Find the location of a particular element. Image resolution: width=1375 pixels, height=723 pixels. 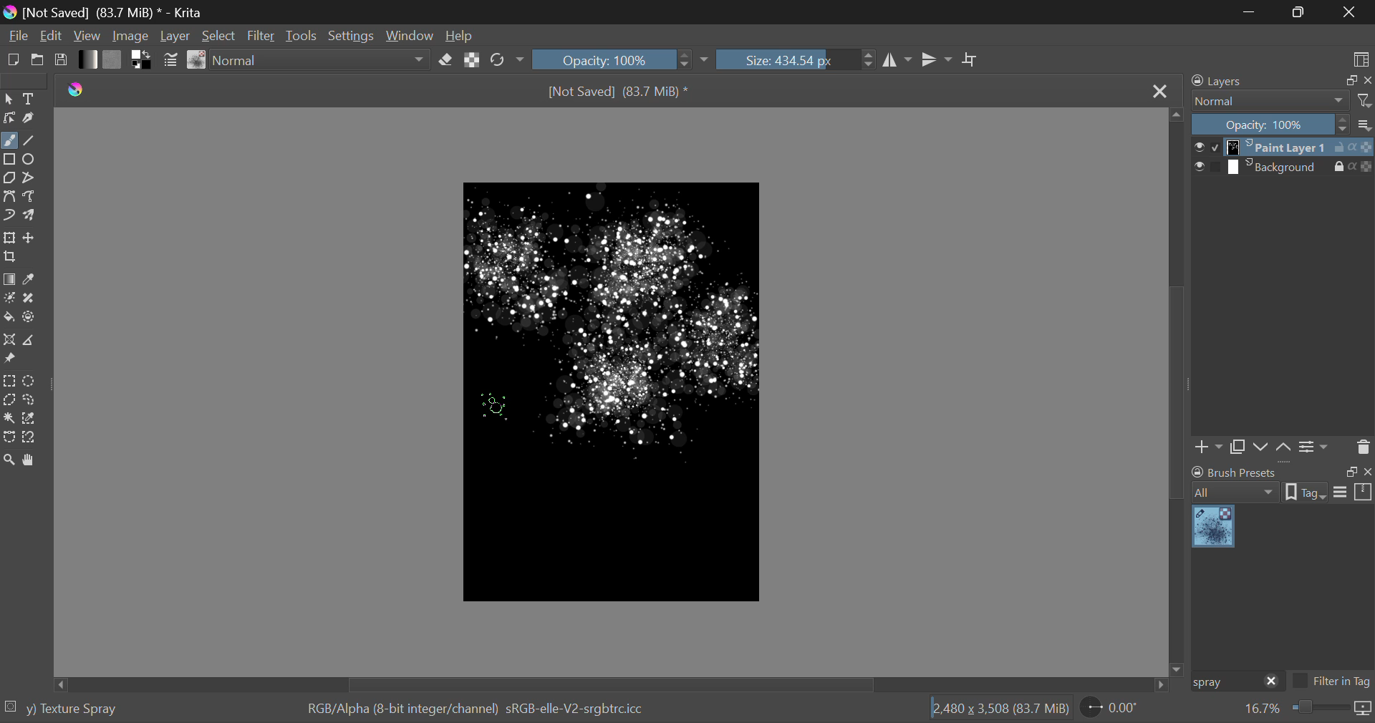

Pan is located at coordinates (32, 461).